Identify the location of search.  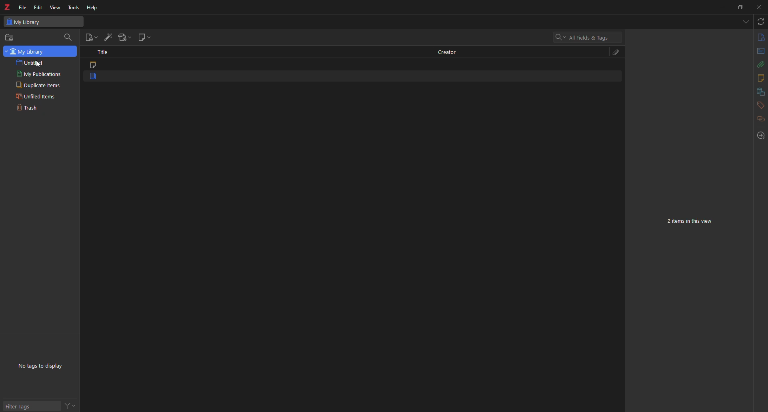
(70, 37).